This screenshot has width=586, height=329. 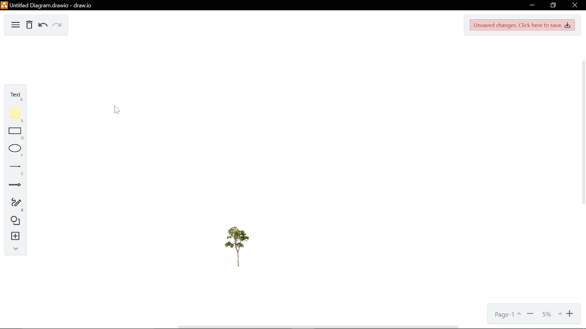 What do you see at coordinates (12, 237) in the screenshot?
I see `Insert` at bounding box center [12, 237].